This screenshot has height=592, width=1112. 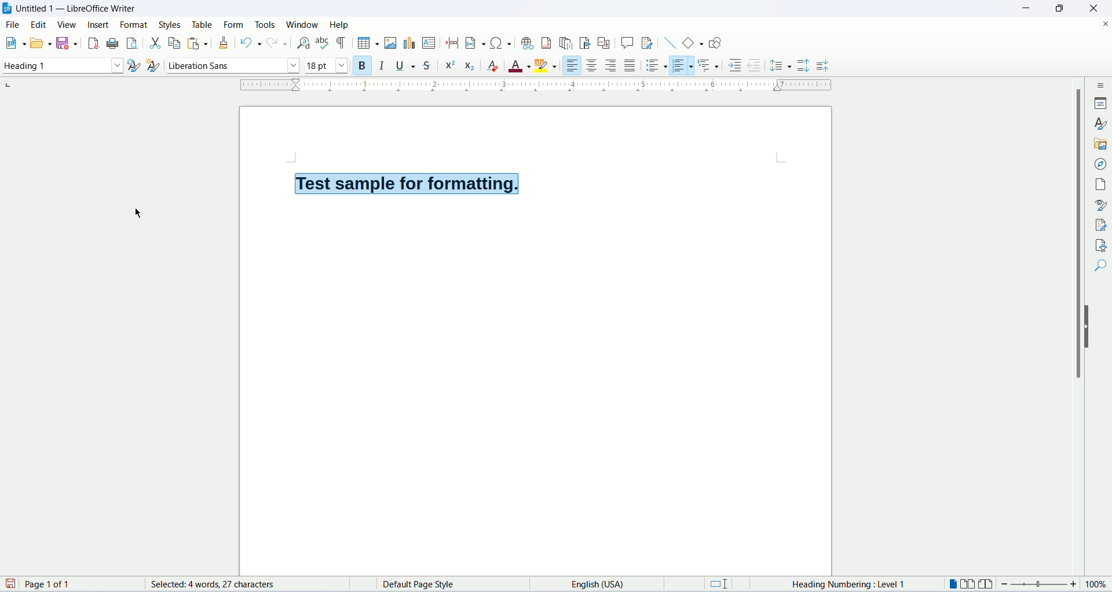 What do you see at coordinates (592, 65) in the screenshot?
I see `align center` at bounding box center [592, 65].